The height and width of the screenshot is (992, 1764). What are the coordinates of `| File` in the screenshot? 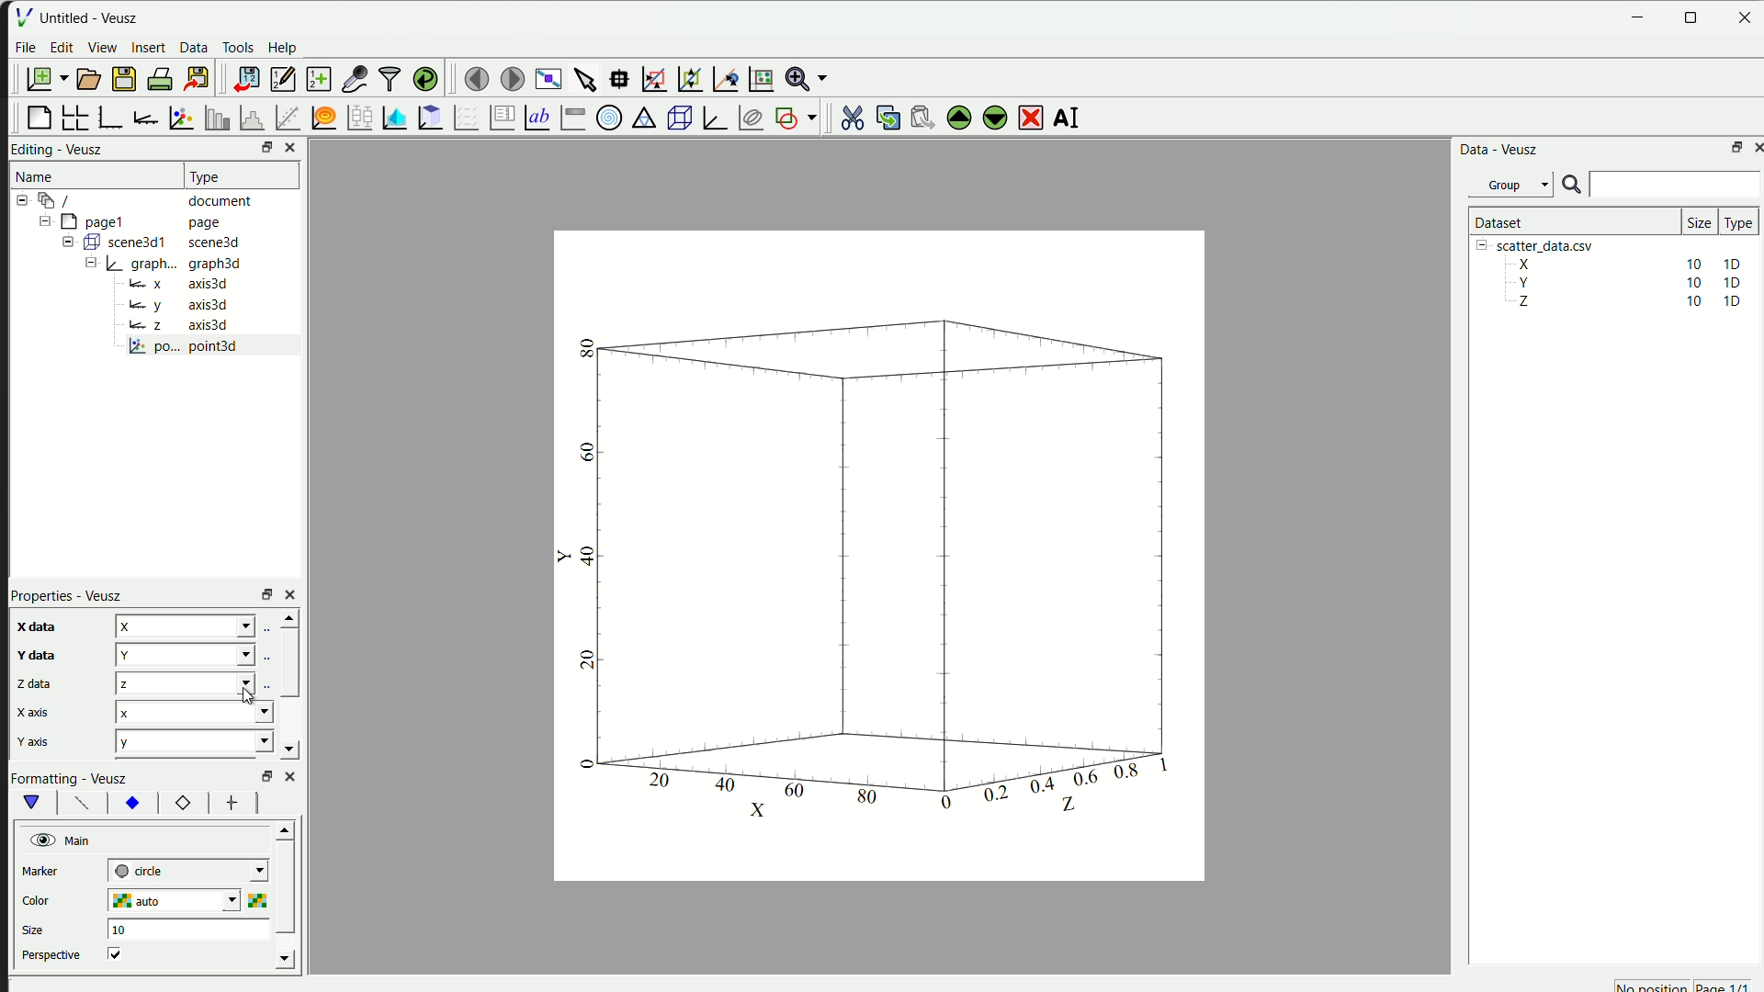 It's located at (22, 15).